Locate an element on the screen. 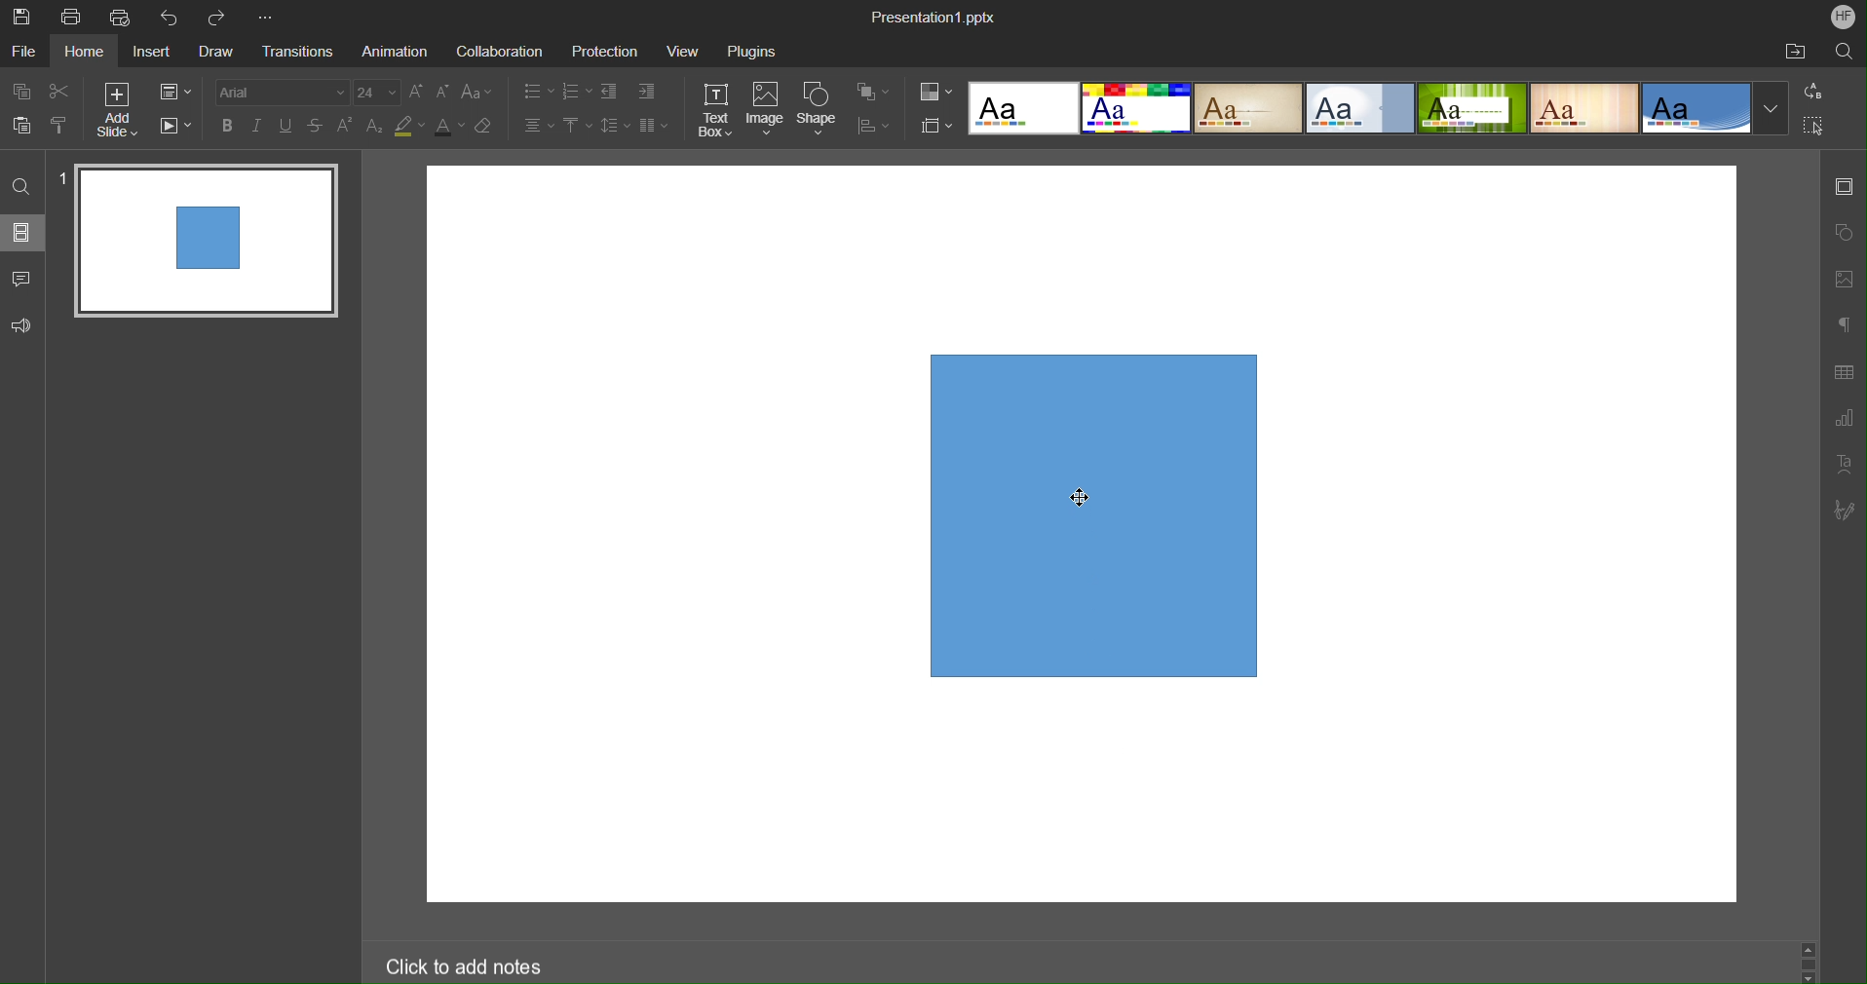 This screenshot has height=984, width=1867. Font is located at coordinates (282, 93).